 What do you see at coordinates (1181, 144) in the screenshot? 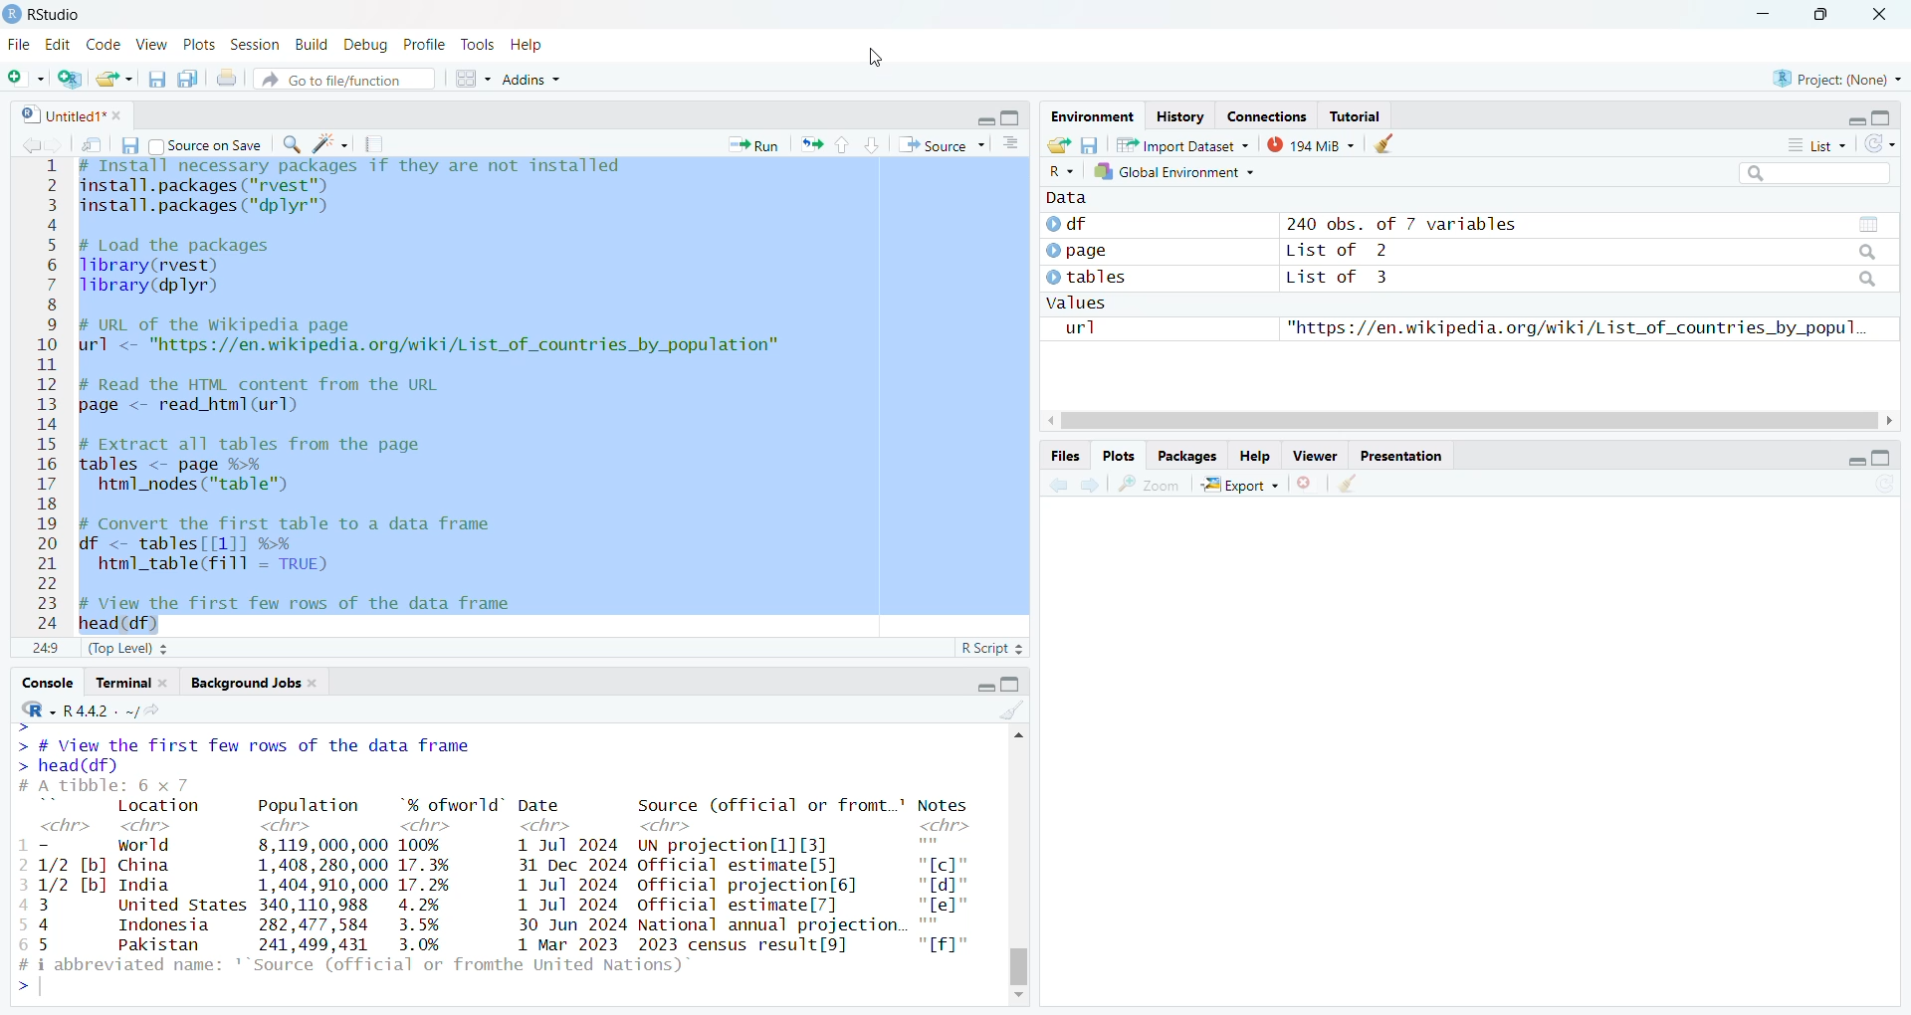
I see `Import Dataset` at bounding box center [1181, 144].